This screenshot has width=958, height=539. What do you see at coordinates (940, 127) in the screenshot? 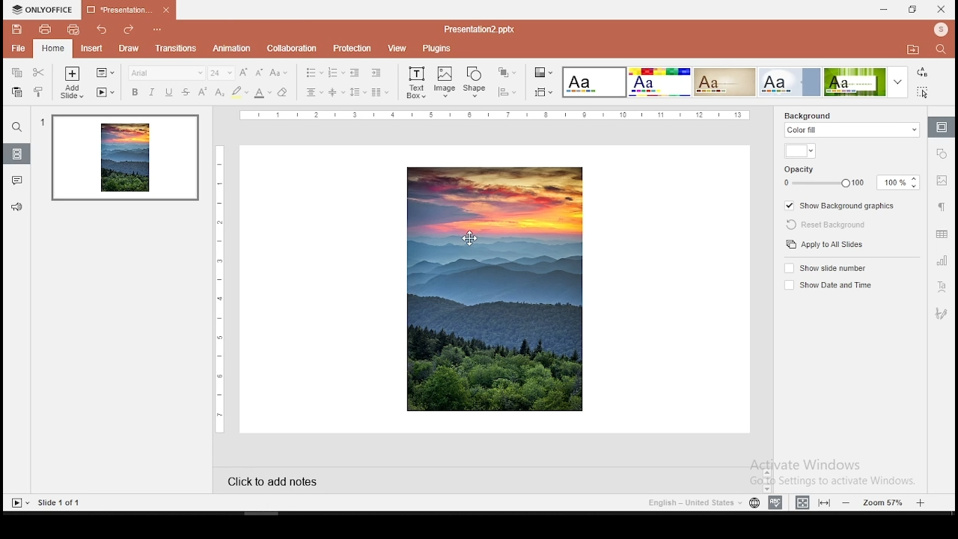
I see `slide settings` at bounding box center [940, 127].